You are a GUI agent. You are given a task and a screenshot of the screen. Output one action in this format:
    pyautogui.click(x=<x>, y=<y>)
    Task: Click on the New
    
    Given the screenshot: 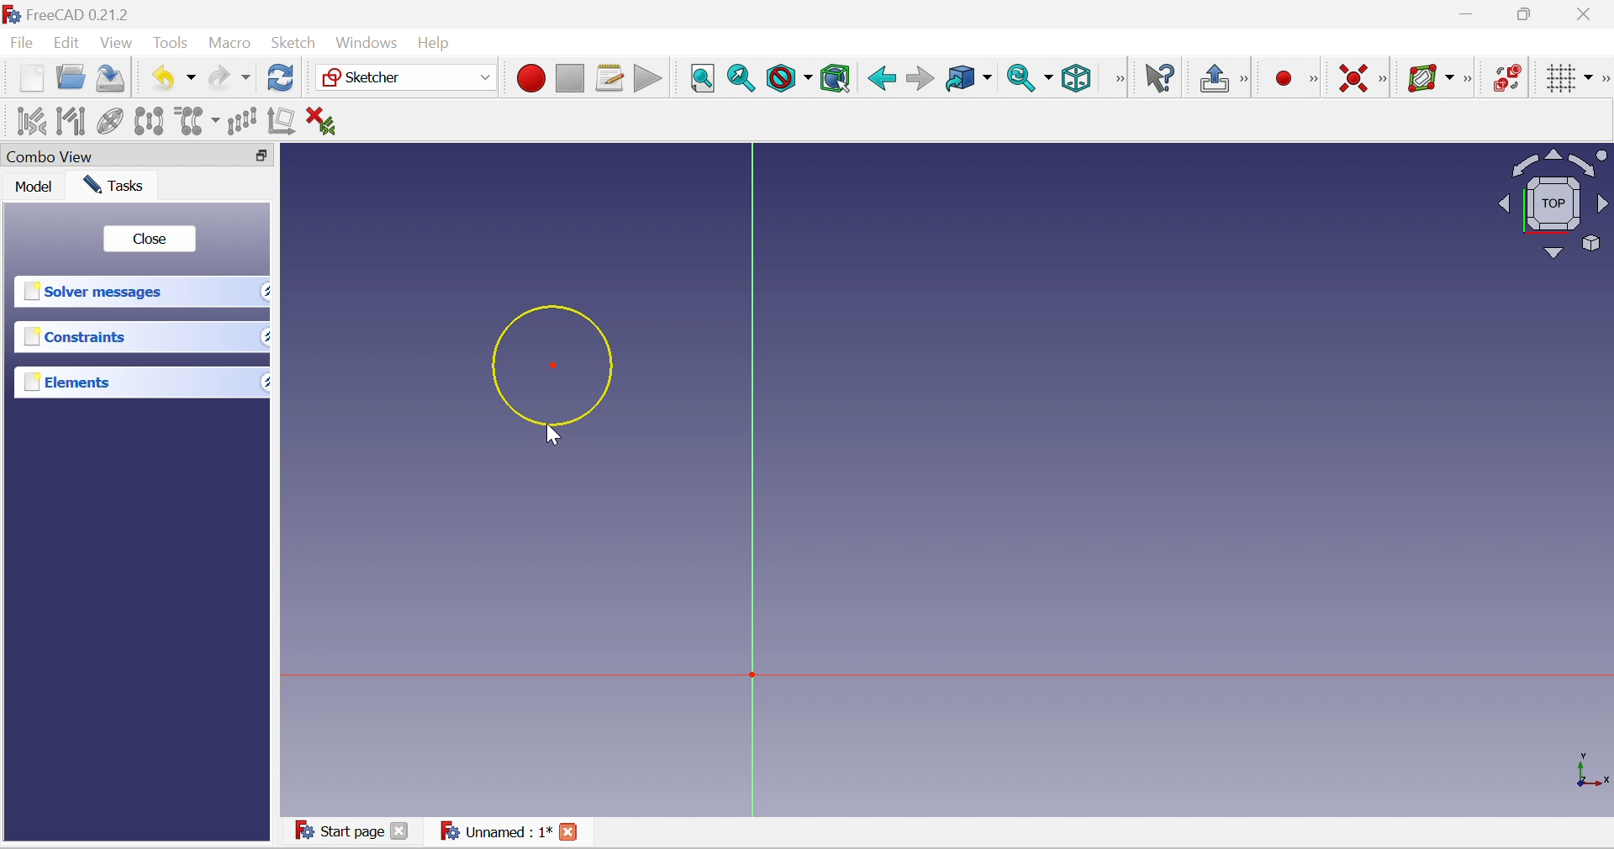 What is the action you would take?
    pyautogui.click(x=29, y=77)
    